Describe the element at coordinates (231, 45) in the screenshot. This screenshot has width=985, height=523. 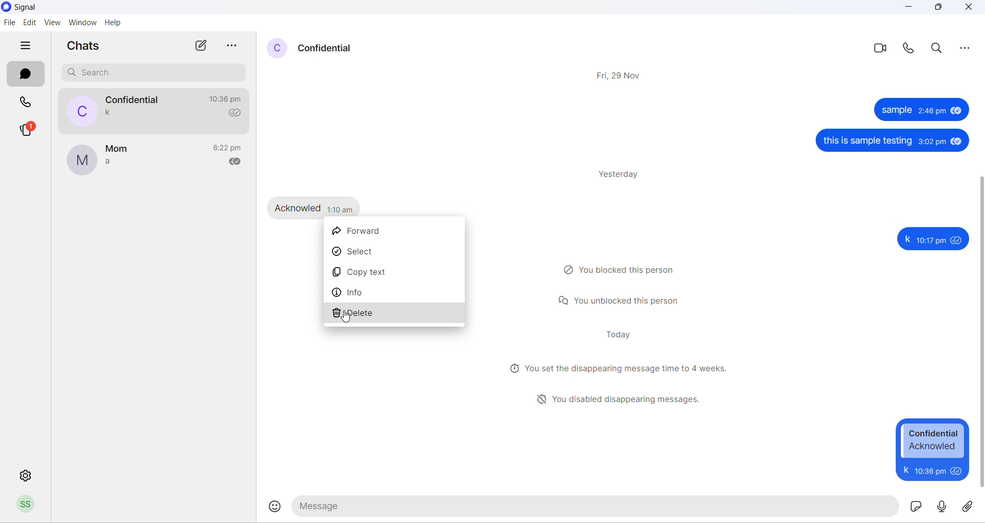
I see `more options` at that location.